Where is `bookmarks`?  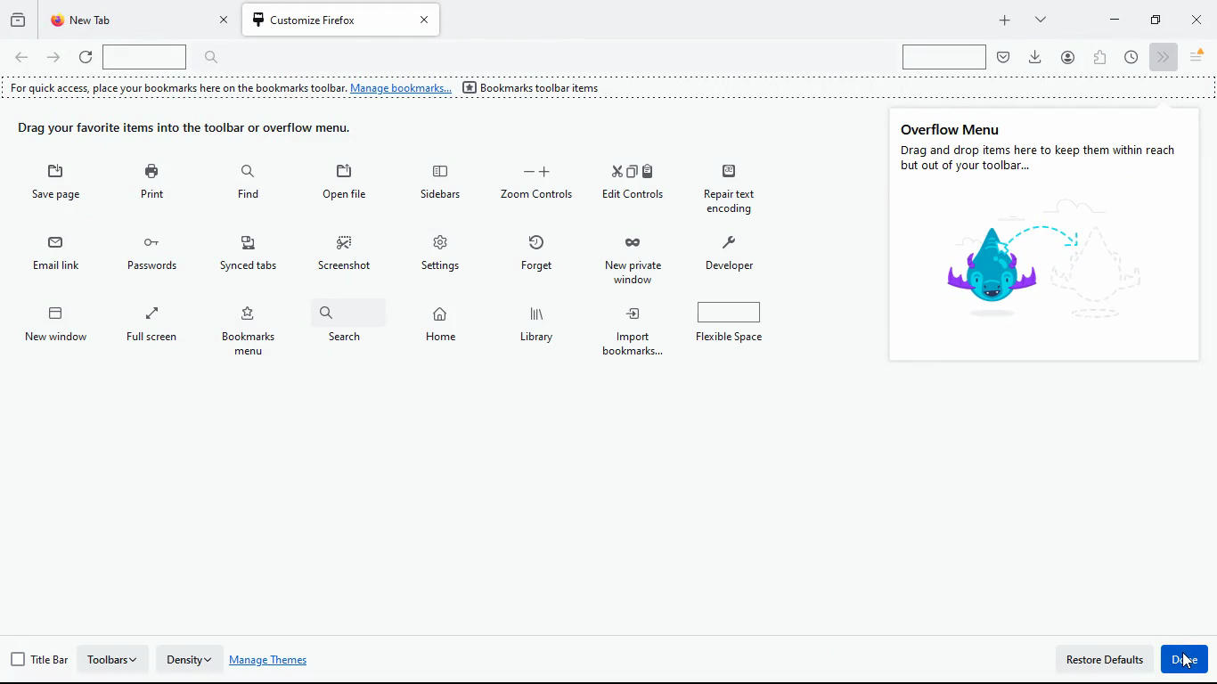
bookmarks is located at coordinates (350, 331).